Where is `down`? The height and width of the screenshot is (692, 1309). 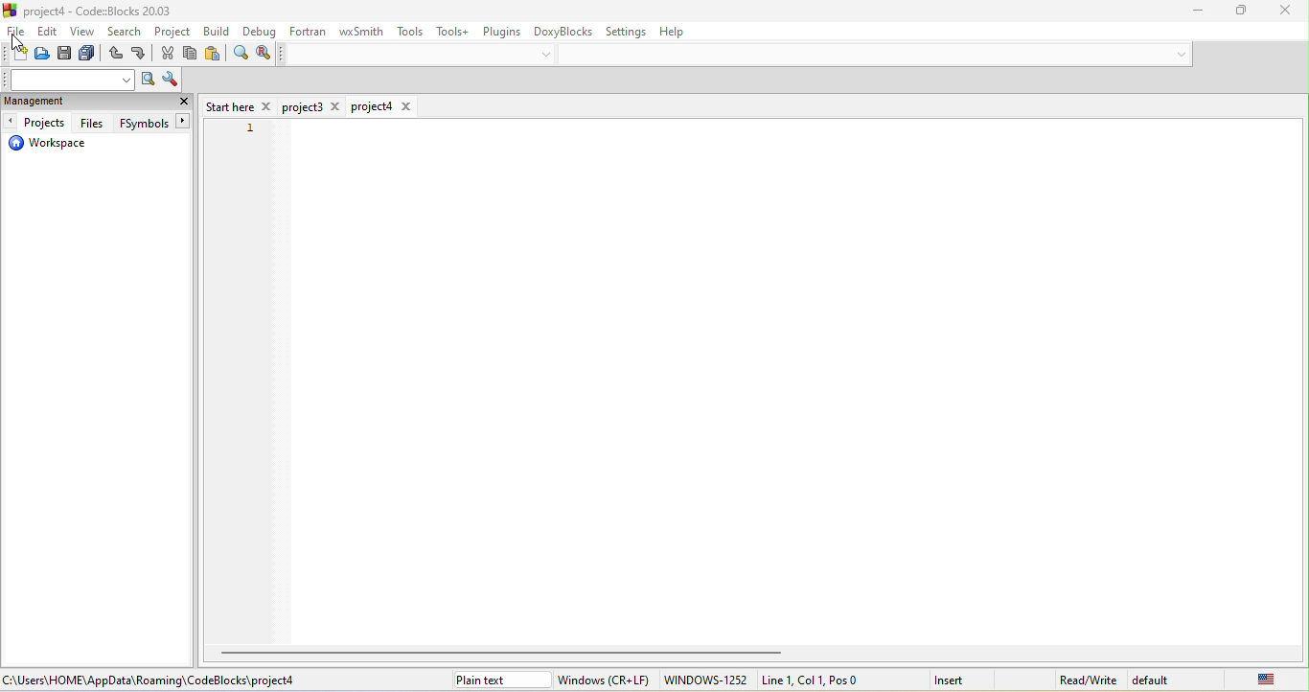
down is located at coordinates (1182, 53).